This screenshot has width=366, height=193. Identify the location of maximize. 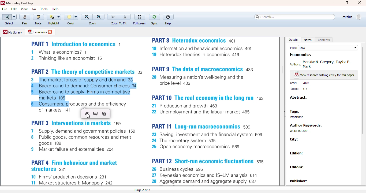
(348, 3).